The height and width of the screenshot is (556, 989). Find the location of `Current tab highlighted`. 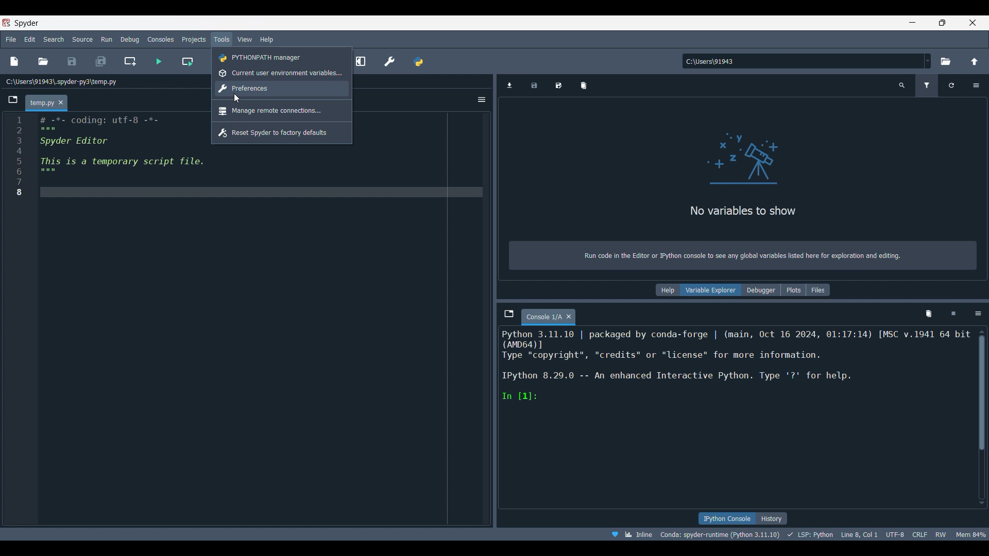

Current tab highlighted is located at coordinates (40, 103).